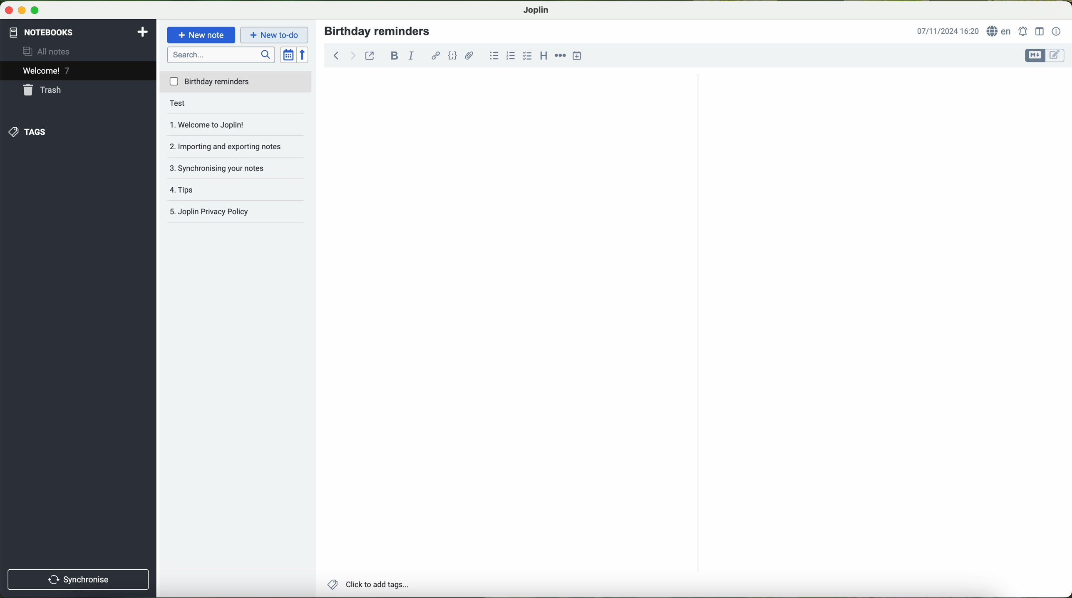 The height and width of the screenshot is (598, 1072). I want to click on notebooks tab, so click(78, 32).